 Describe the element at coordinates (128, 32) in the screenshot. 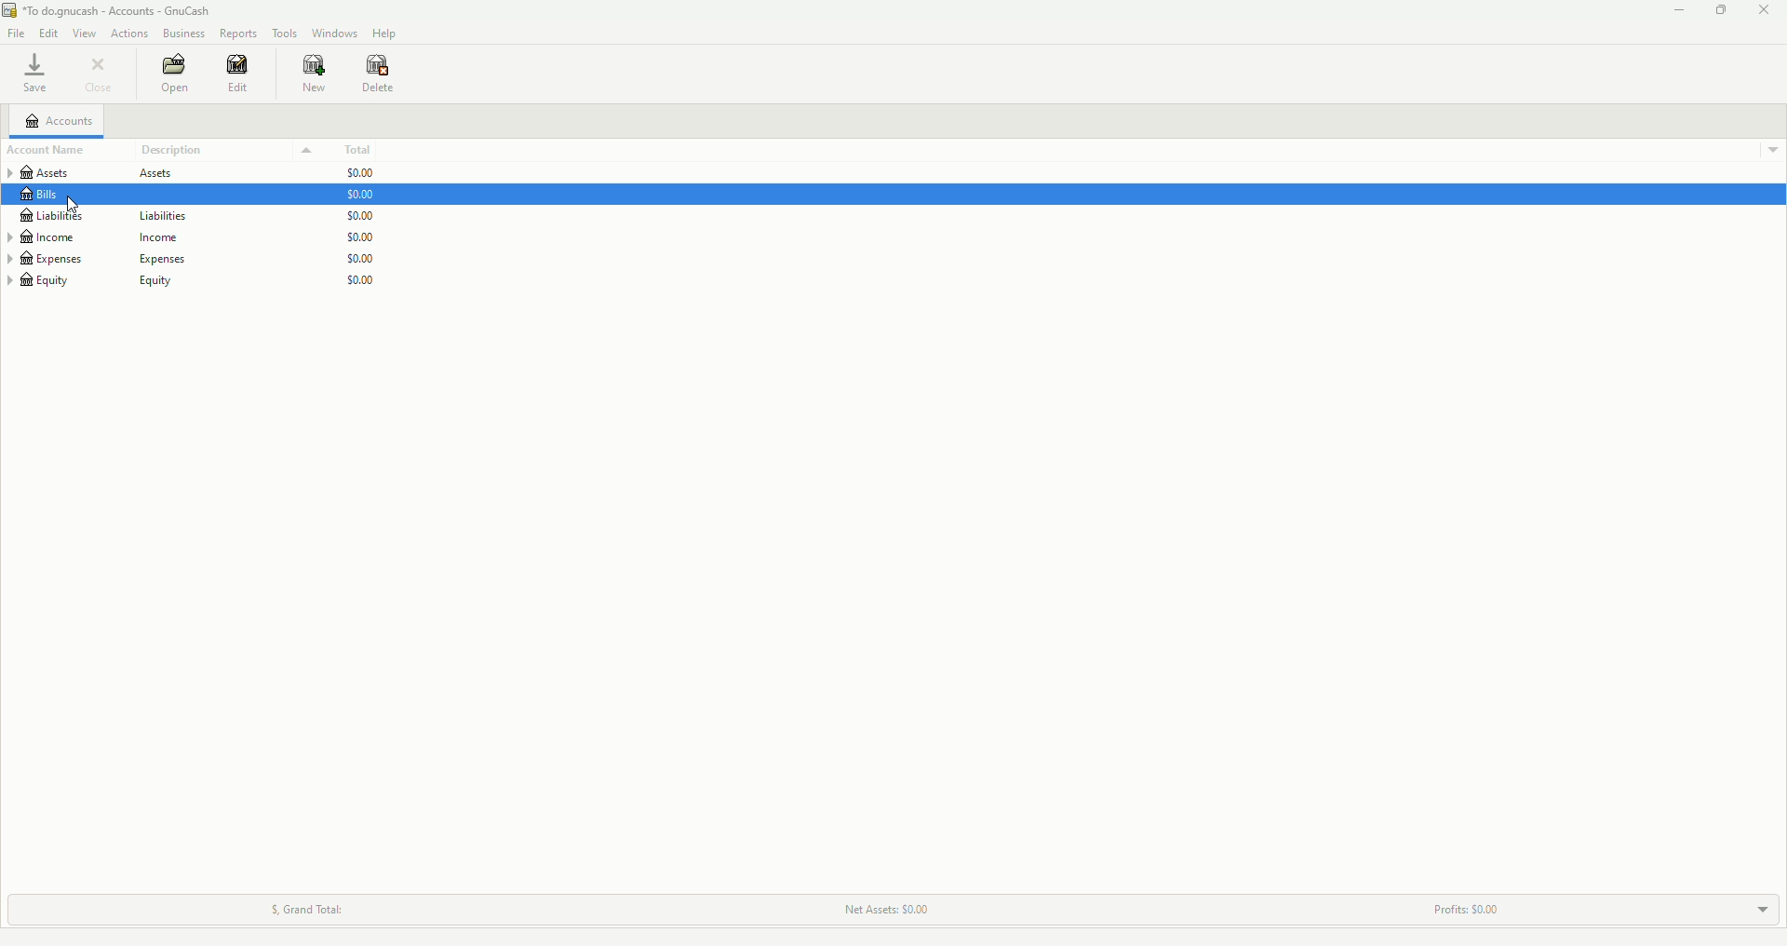

I see `Actions` at that location.